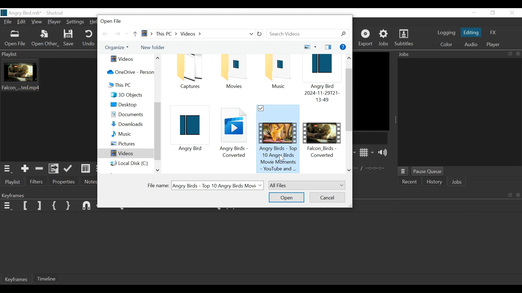 This screenshot has width=522, height=293. What do you see at coordinates (411, 182) in the screenshot?
I see `Recent` at bounding box center [411, 182].